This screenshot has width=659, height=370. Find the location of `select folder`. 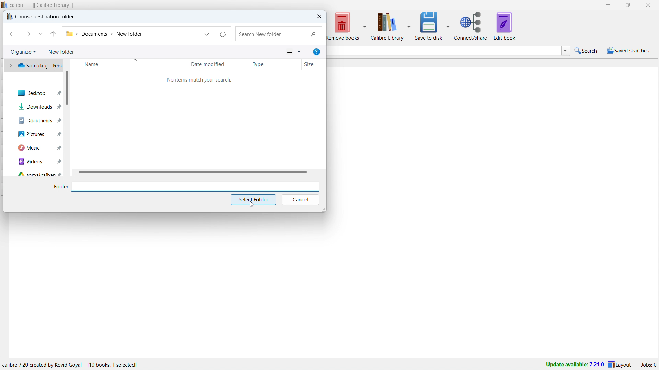

select folder is located at coordinates (253, 200).